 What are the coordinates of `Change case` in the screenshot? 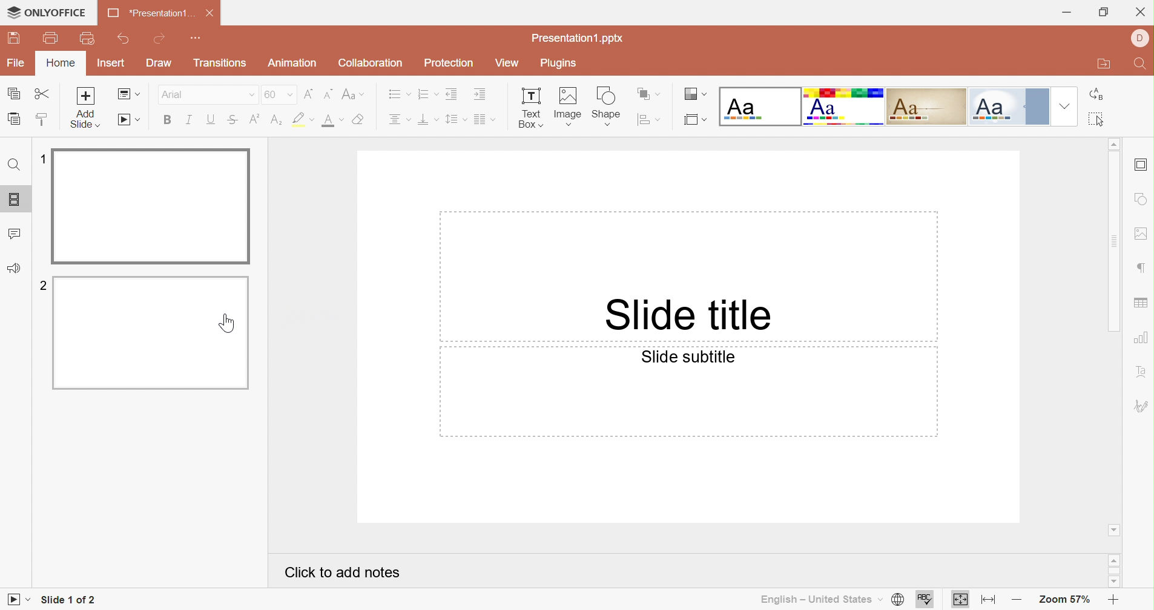 It's located at (352, 93).